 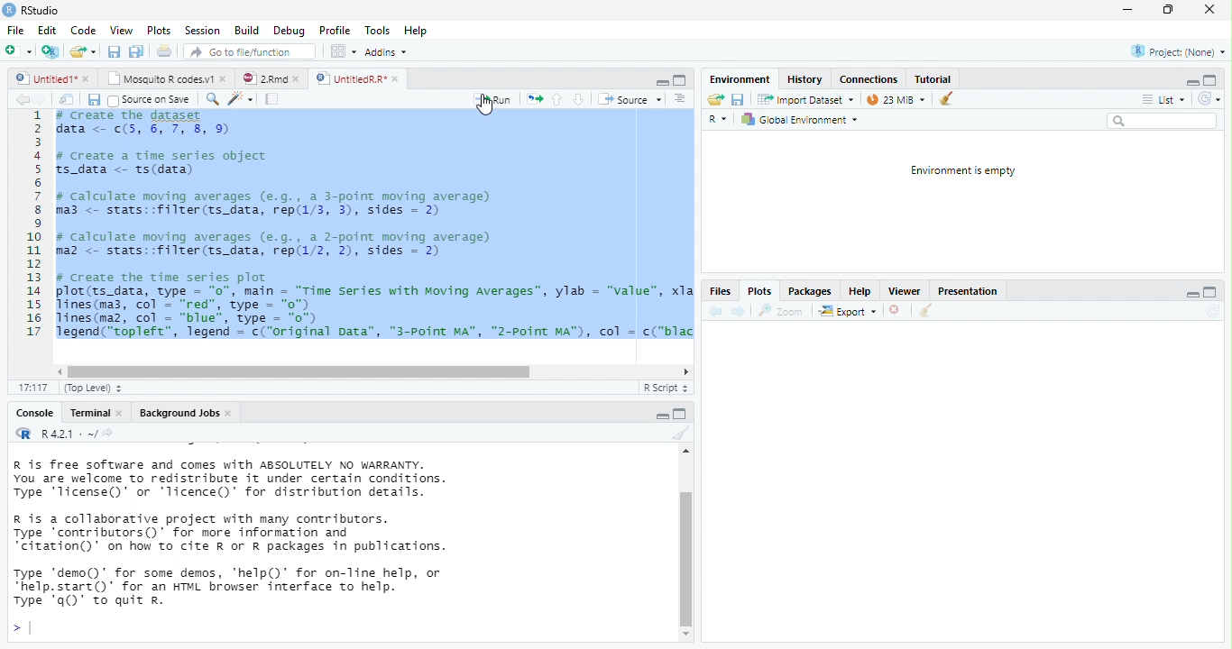 I want to click on re-run the previous code, so click(x=535, y=99).